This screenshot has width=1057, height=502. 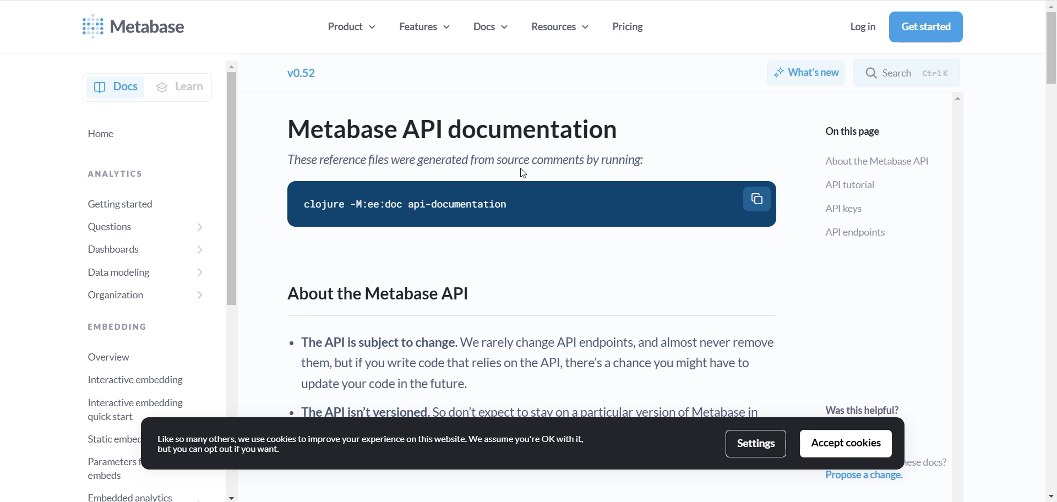 I want to click on move up, so click(x=1050, y=7).